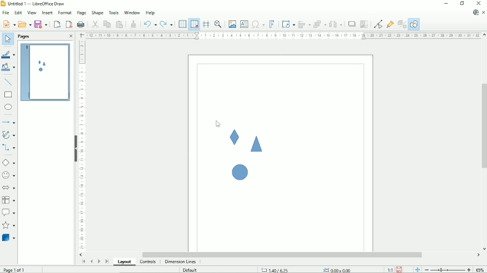 The height and width of the screenshot is (273, 487). Describe the element at coordinates (8, 68) in the screenshot. I see `Fill color` at that location.